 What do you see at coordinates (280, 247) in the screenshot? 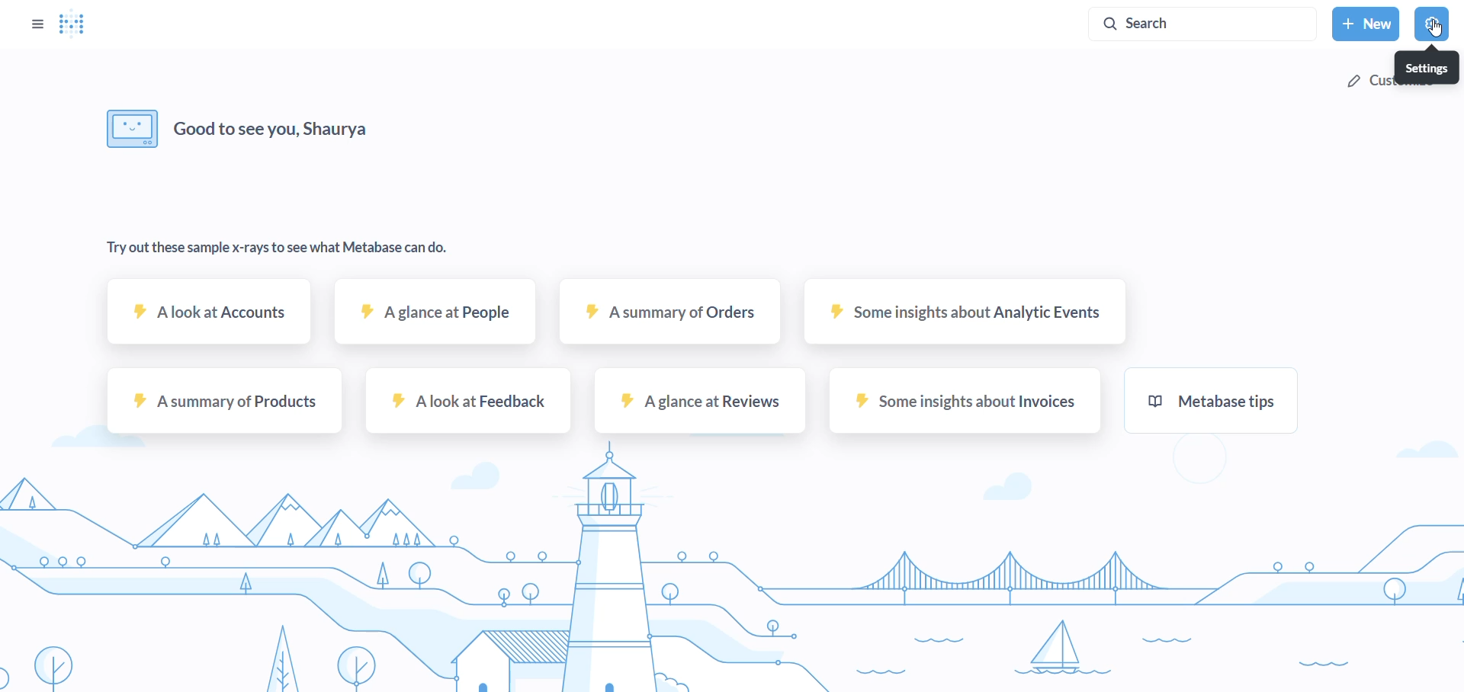
I see `Try out these sample x-rays to see what Metabase can do.` at bounding box center [280, 247].